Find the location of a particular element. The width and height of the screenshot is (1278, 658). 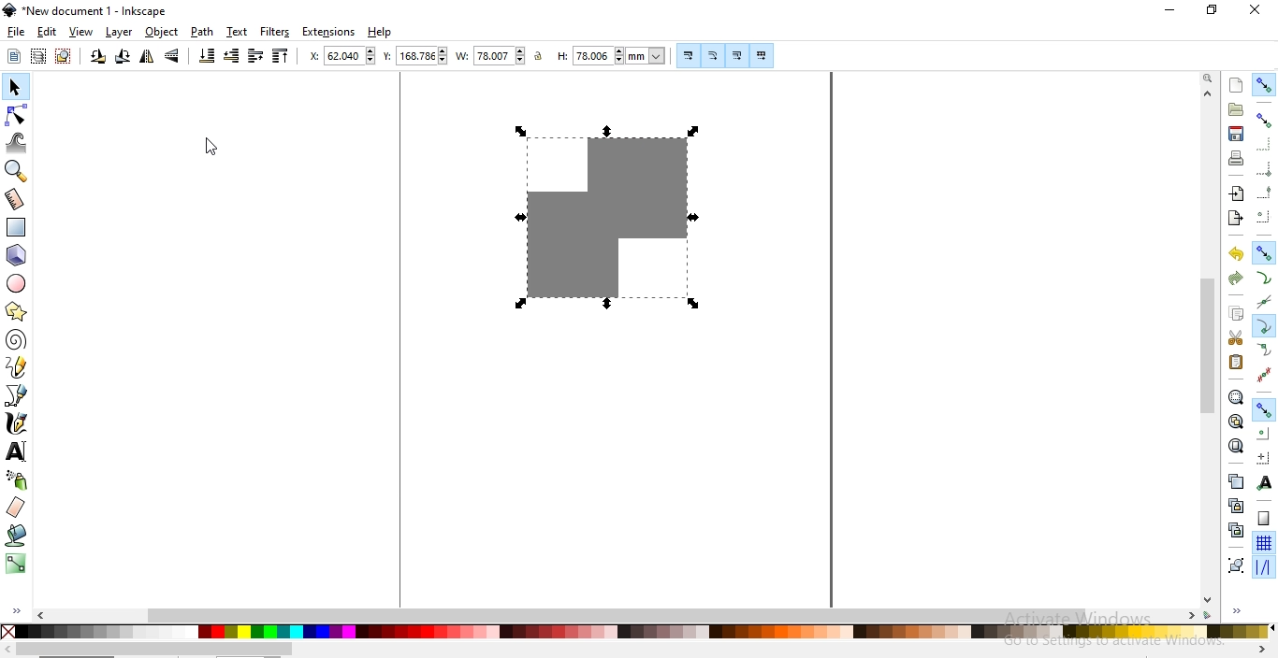

create and edit gradient lines is located at coordinates (14, 562).